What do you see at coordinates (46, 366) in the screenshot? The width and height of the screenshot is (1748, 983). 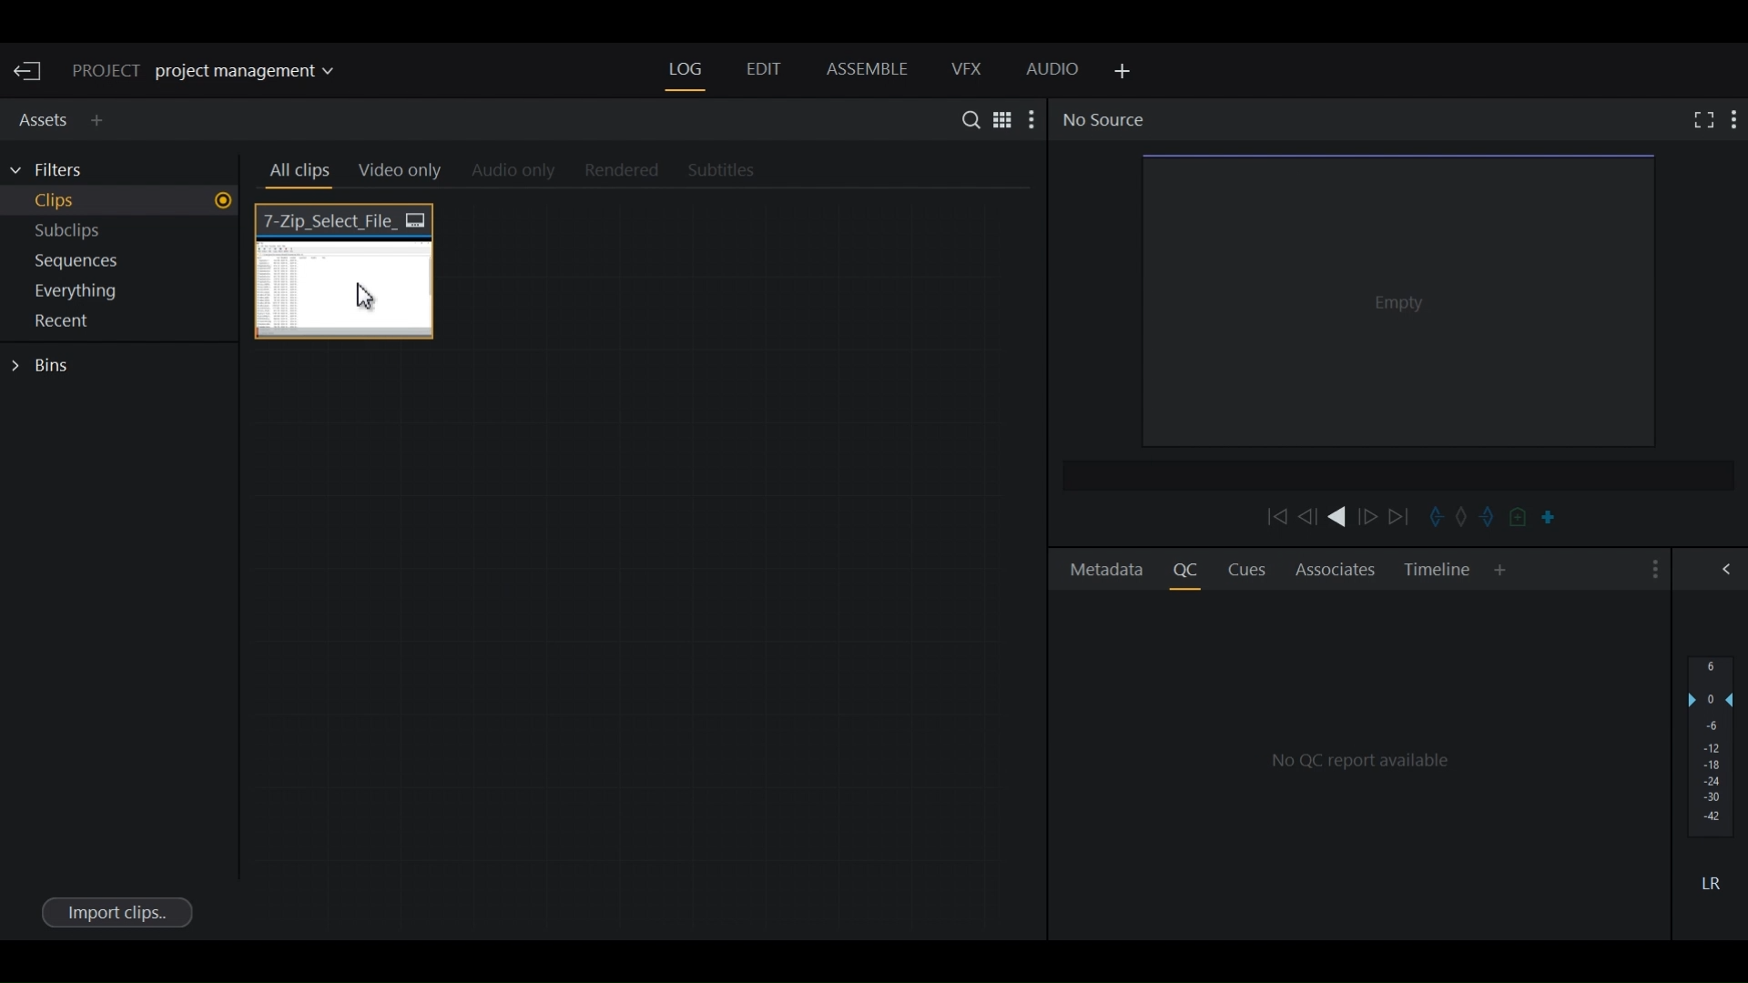 I see `Bins` at bounding box center [46, 366].